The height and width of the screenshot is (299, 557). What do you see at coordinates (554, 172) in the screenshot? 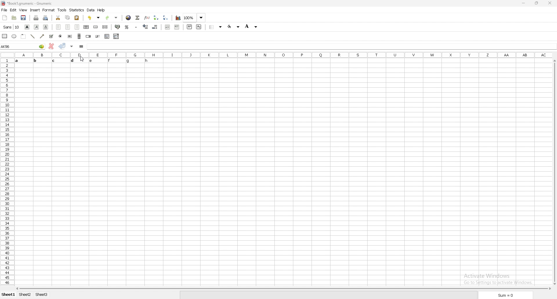
I see `scroll bar` at bounding box center [554, 172].